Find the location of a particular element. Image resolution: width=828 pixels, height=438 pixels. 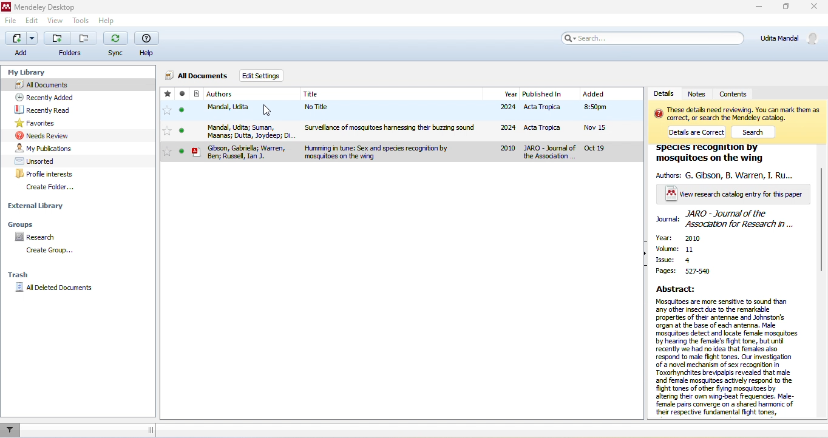

gbson,gabriela, warren,ben,russel,jan is located at coordinates (238, 151).